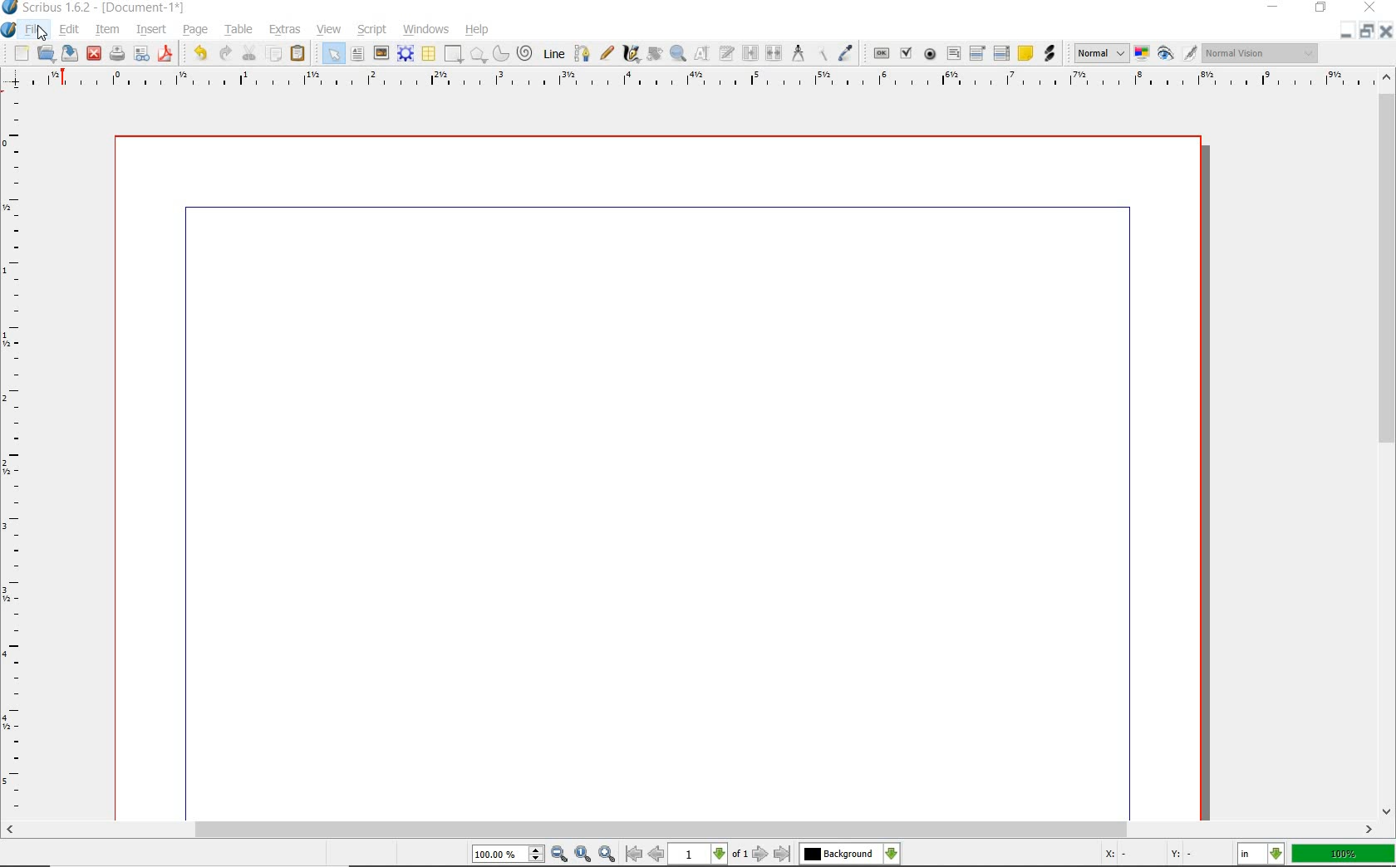 This screenshot has width=1396, height=867. Describe the element at coordinates (71, 29) in the screenshot. I see `edit` at that location.